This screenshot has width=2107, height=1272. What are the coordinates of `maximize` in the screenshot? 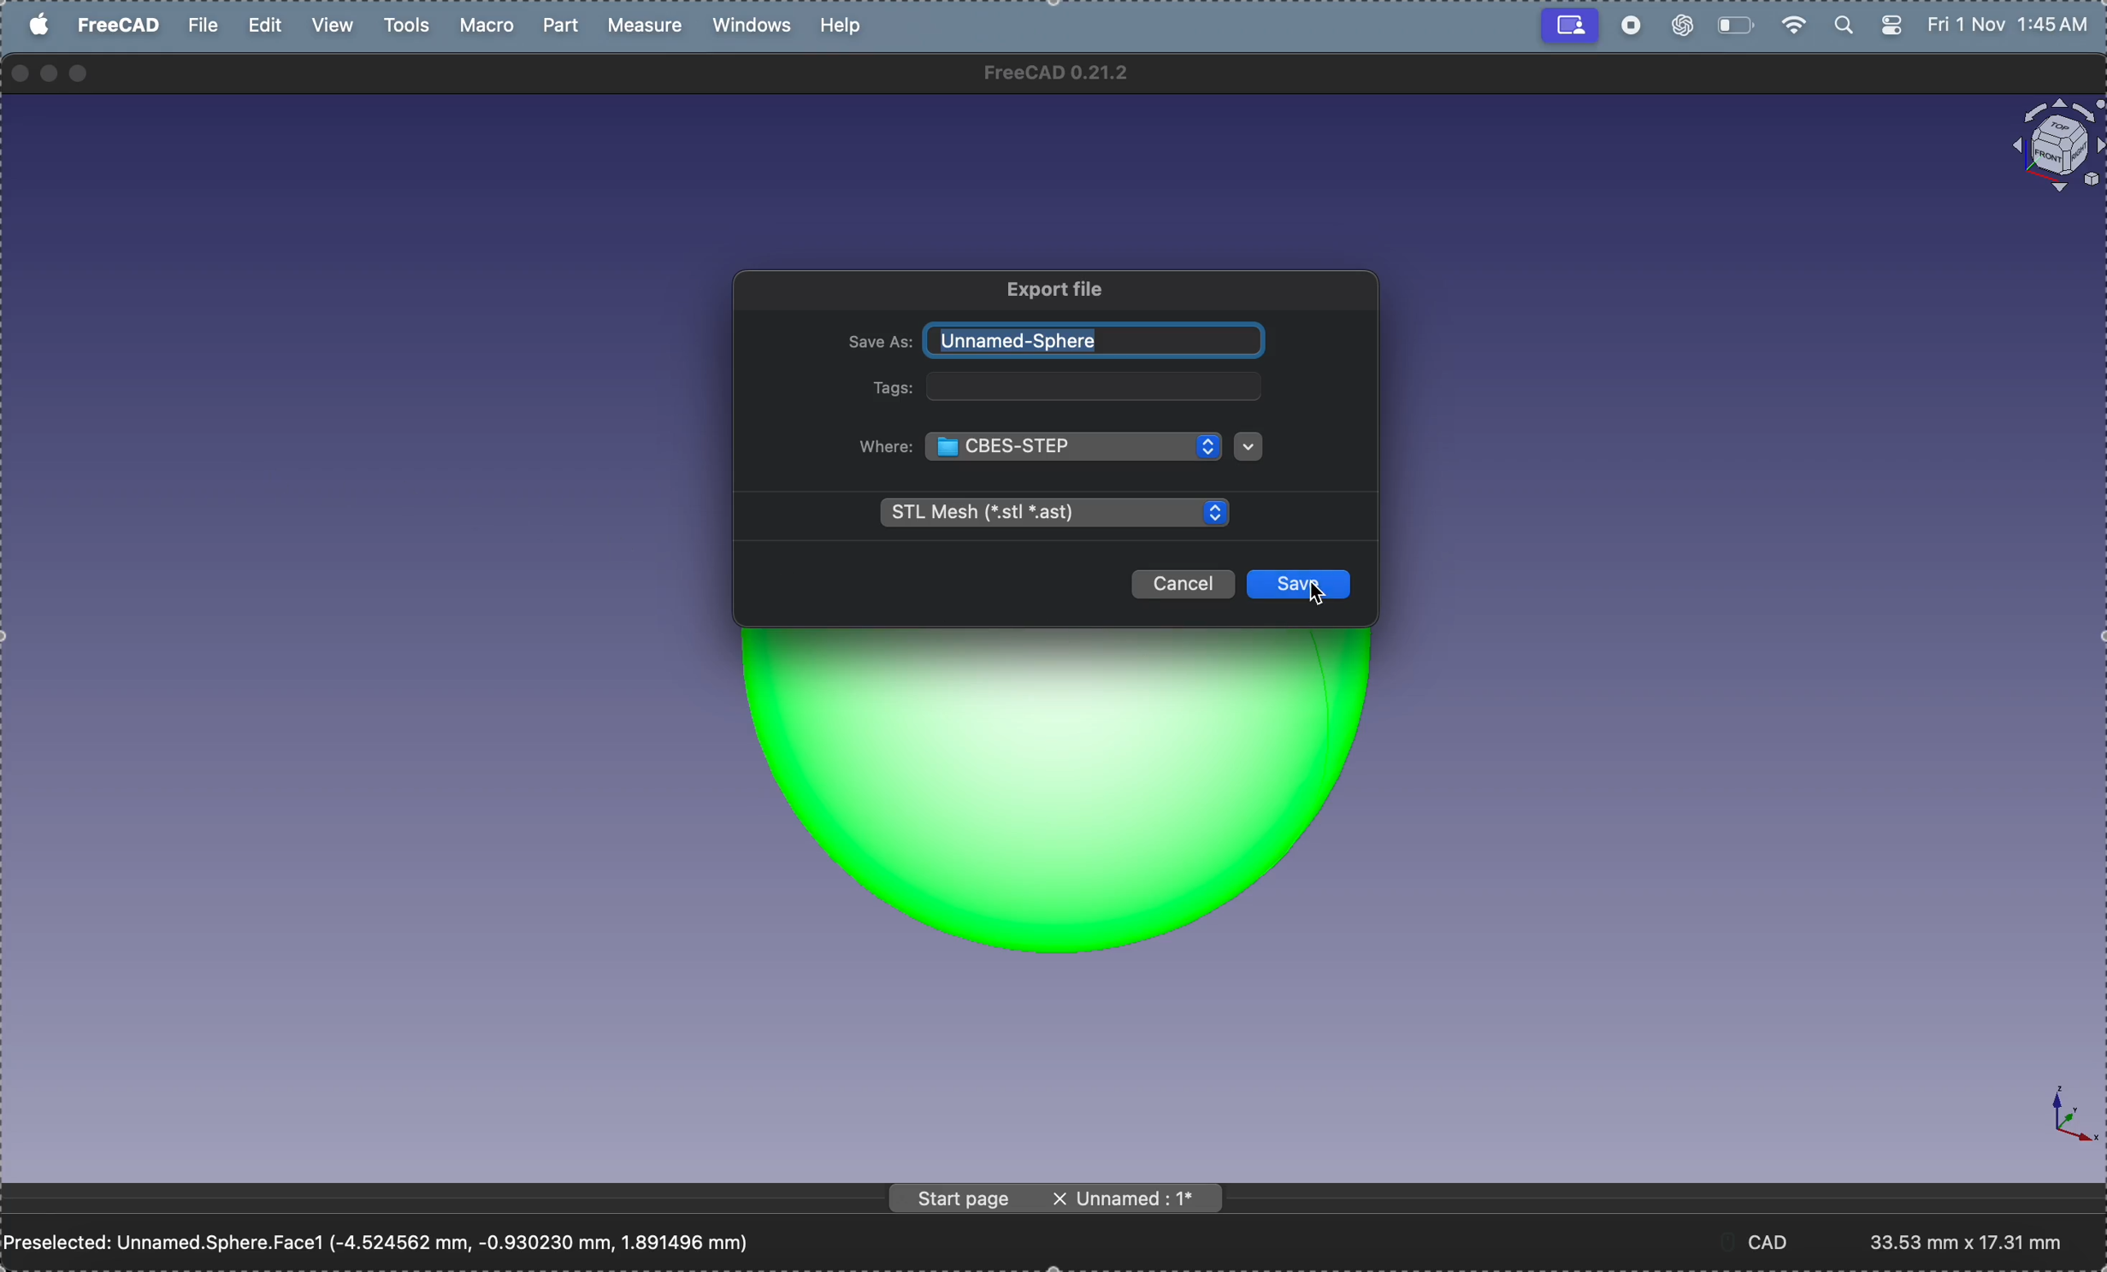 It's located at (84, 74).